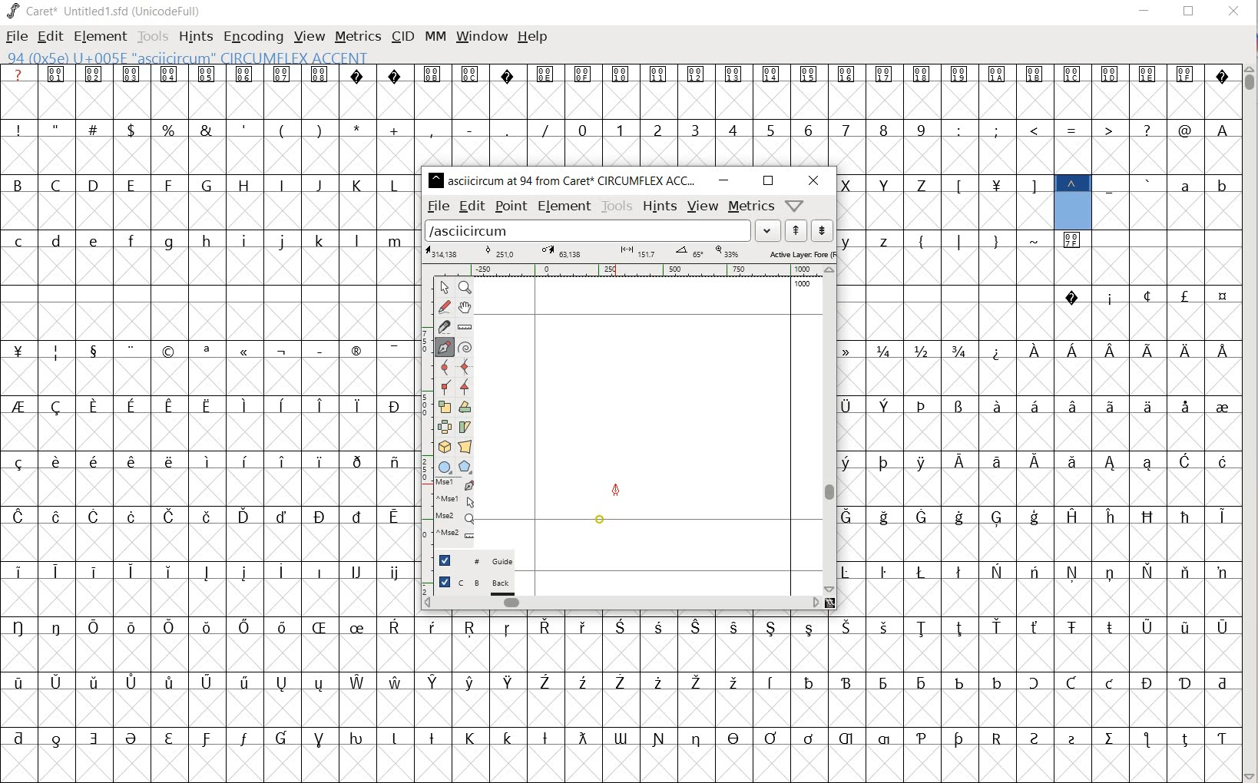  What do you see at coordinates (468, 288) in the screenshot?
I see `MAGNIFY` at bounding box center [468, 288].